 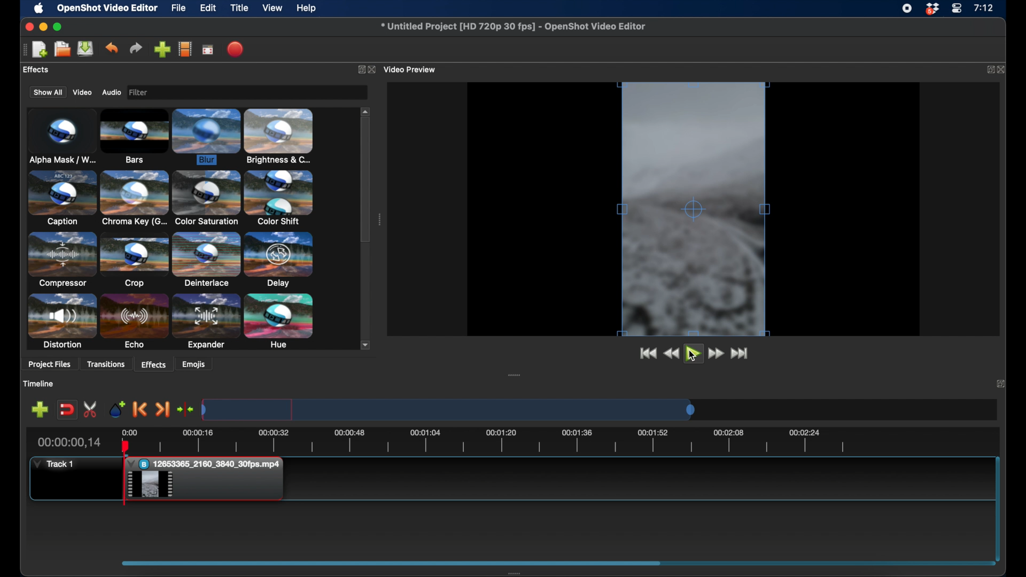 I want to click on 0.00, so click(x=129, y=432).